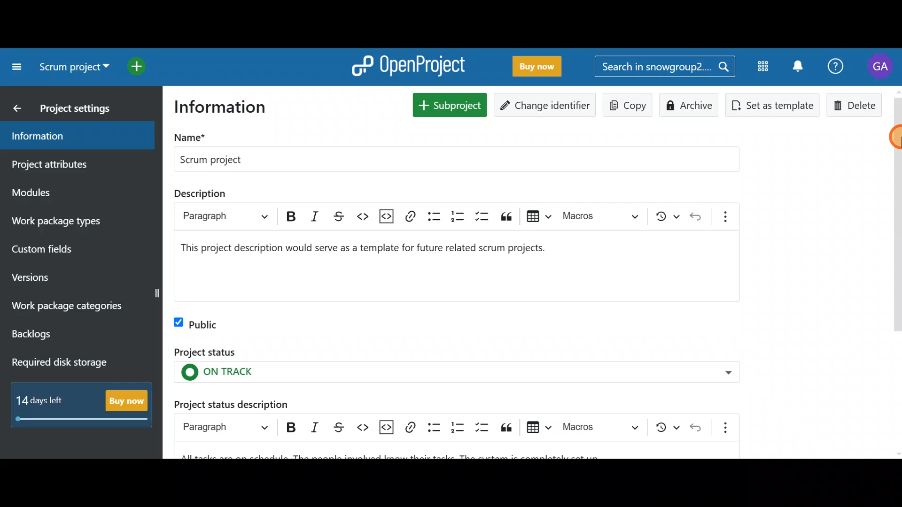  What do you see at coordinates (410, 428) in the screenshot?
I see `Link` at bounding box center [410, 428].